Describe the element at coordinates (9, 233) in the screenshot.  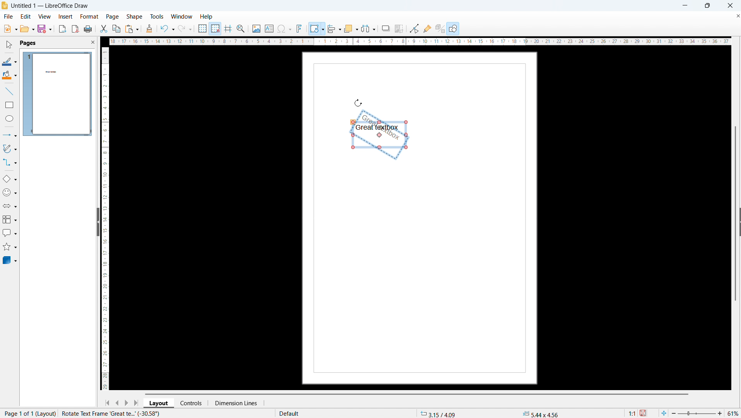
I see `callout shapes` at that location.